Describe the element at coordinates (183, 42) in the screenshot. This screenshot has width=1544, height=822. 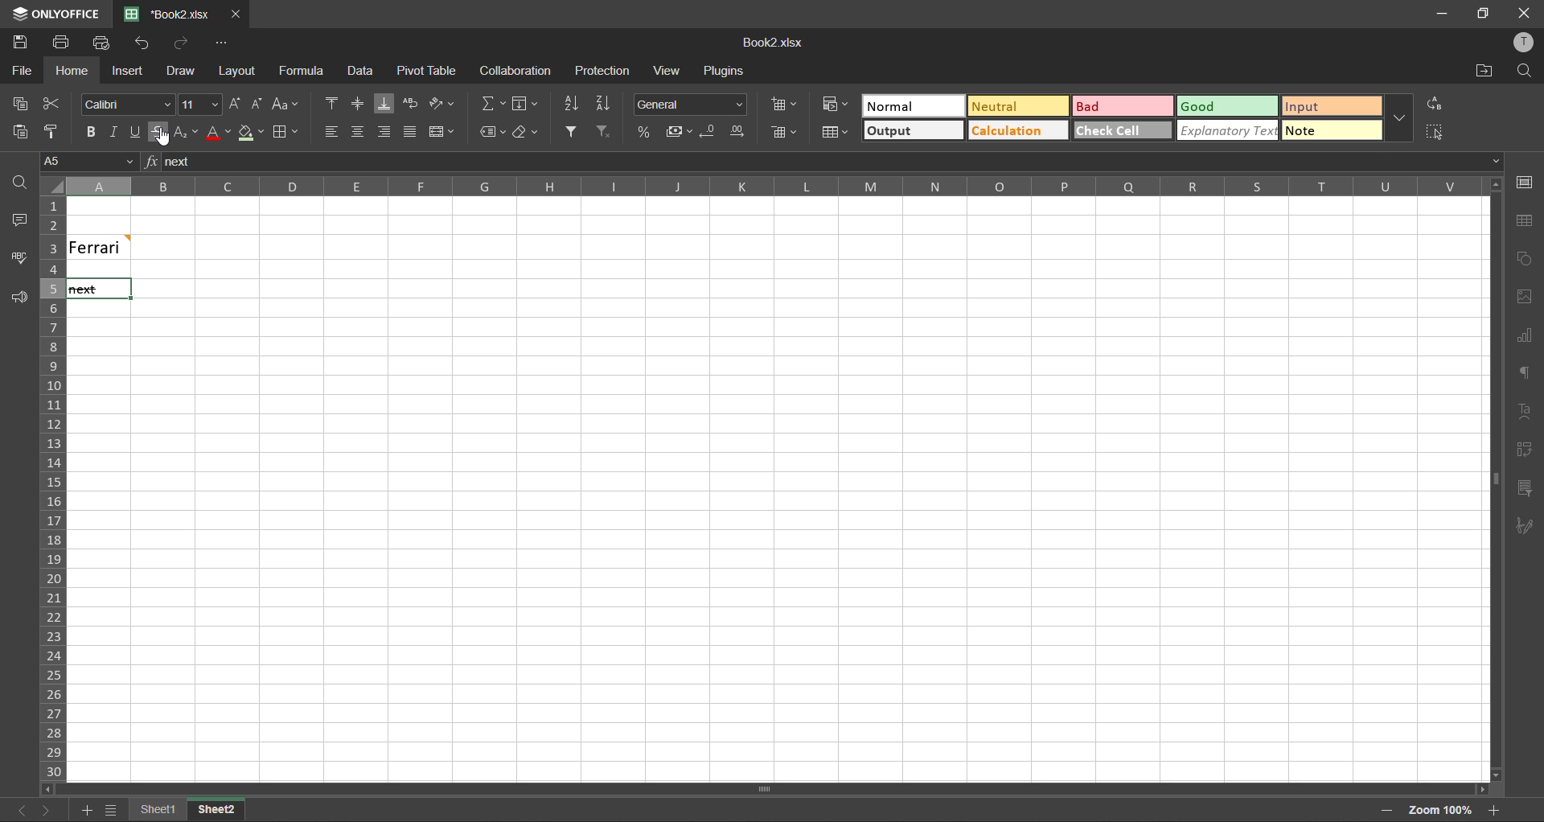
I see `redo` at that location.